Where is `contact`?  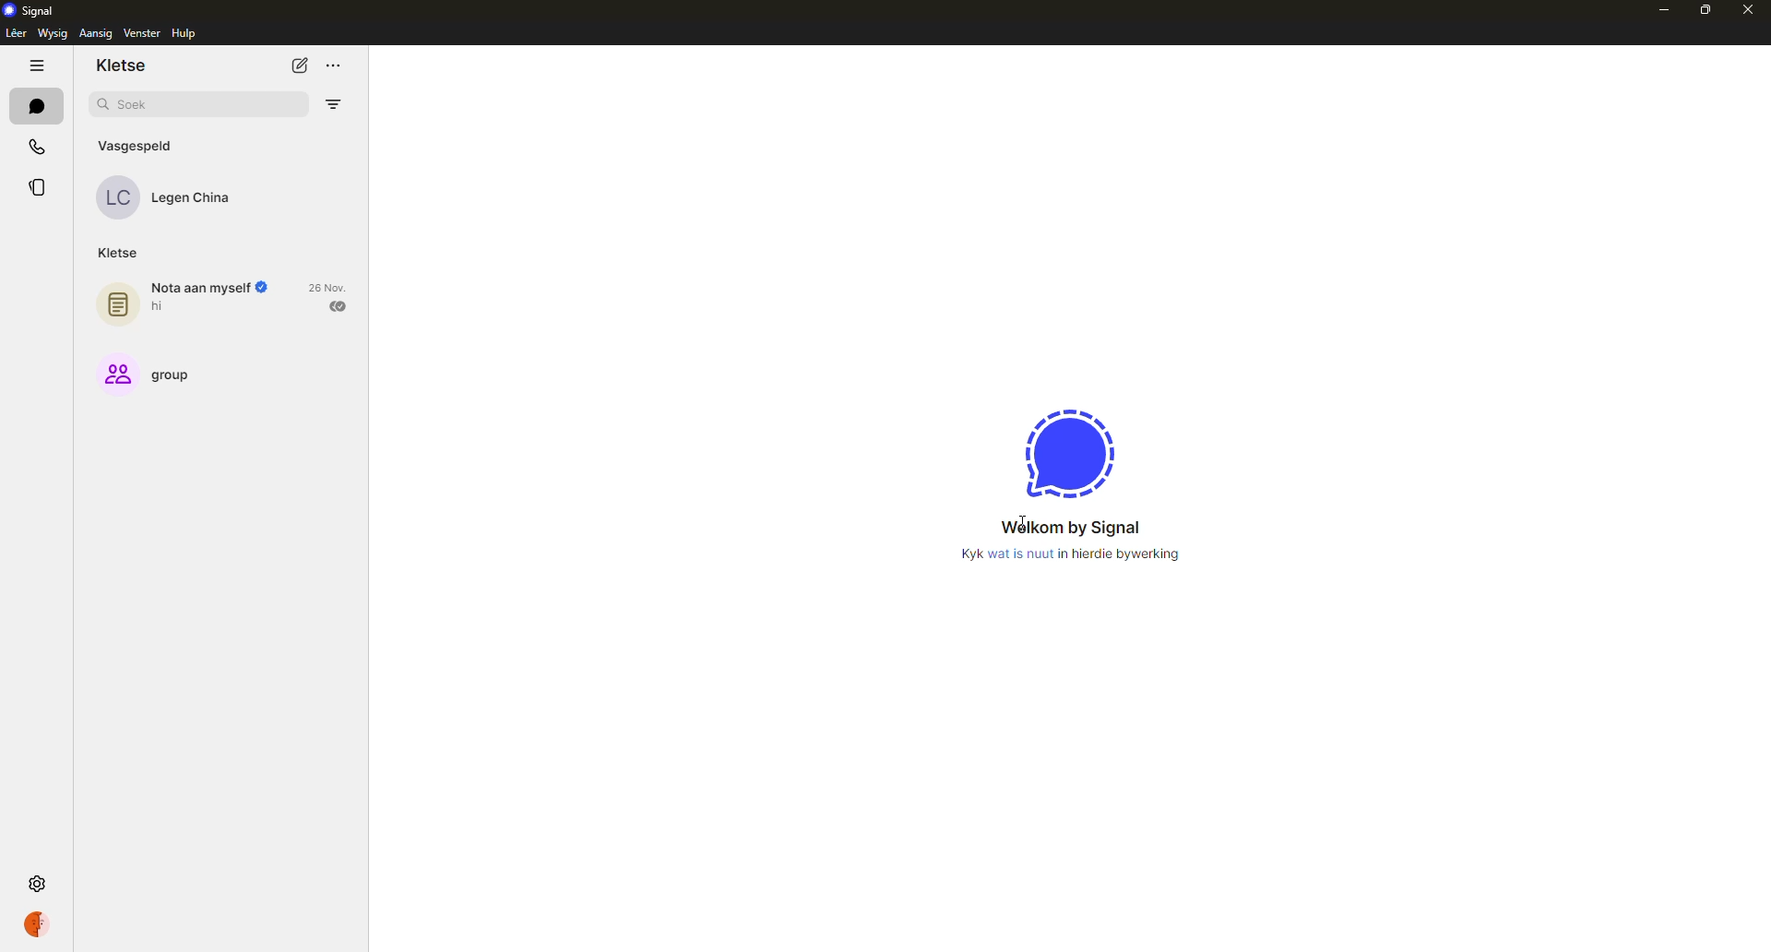 contact is located at coordinates (177, 196).